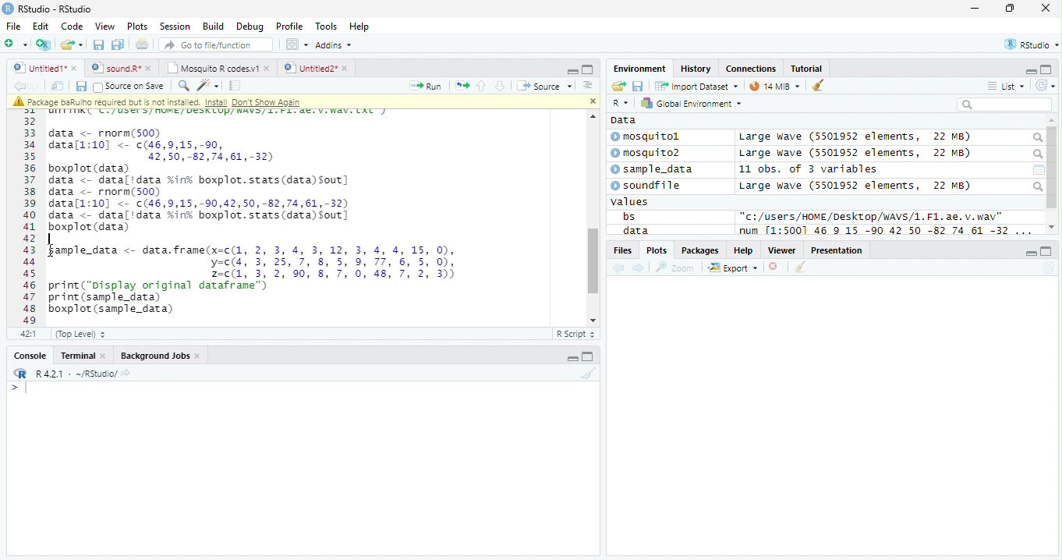  What do you see at coordinates (855, 137) in the screenshot?
I see `Large wave (5501952 elements, 22 MB)` at bounding box center [855, 137].